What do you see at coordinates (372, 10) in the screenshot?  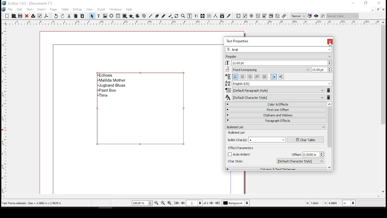 I see `minimize` at bounding box center [372, 10].